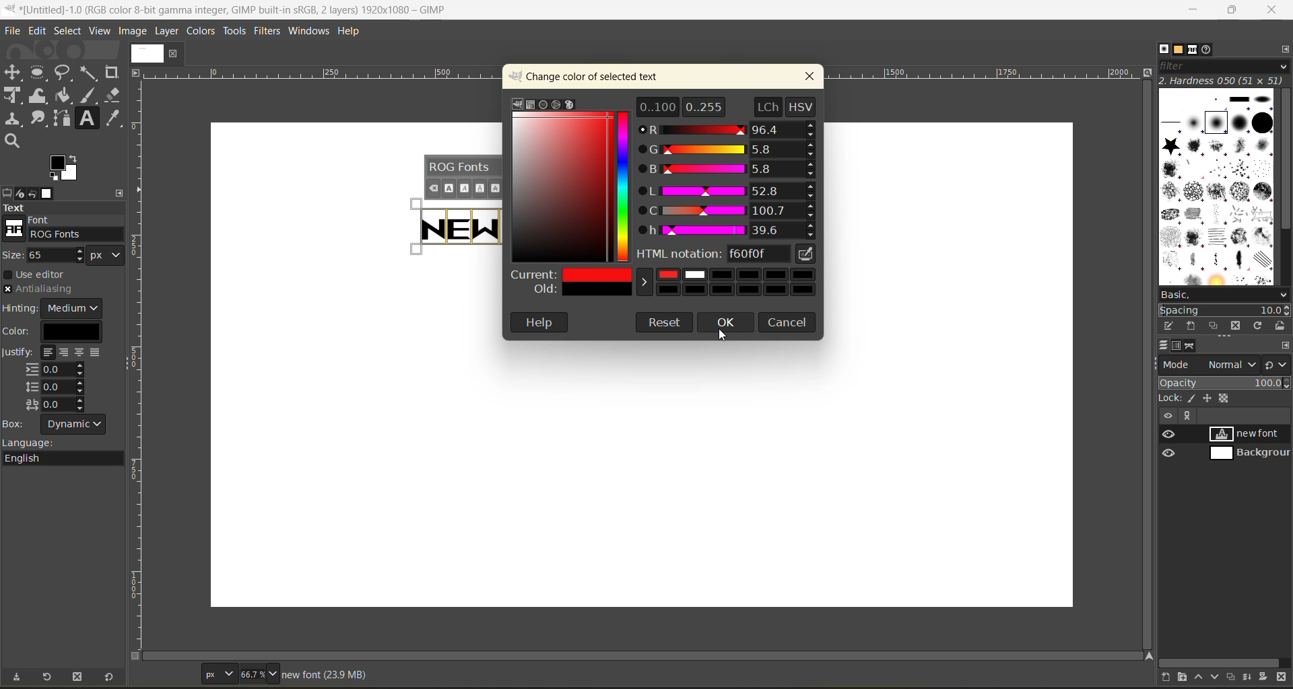  I want to click on image, so click(134, 32).